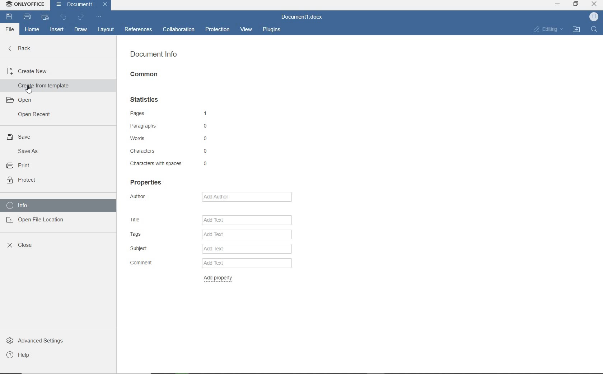 The height and width of the screenshot is (374, 603). Describe the element at coordinates (30, 70) in the screenshot. I see `create new` at that location.